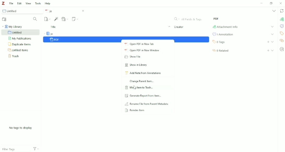 The image size is (285, 152). Describe the element at coordinates (282, 11) in the screenshot. I see `Sync` at that location.